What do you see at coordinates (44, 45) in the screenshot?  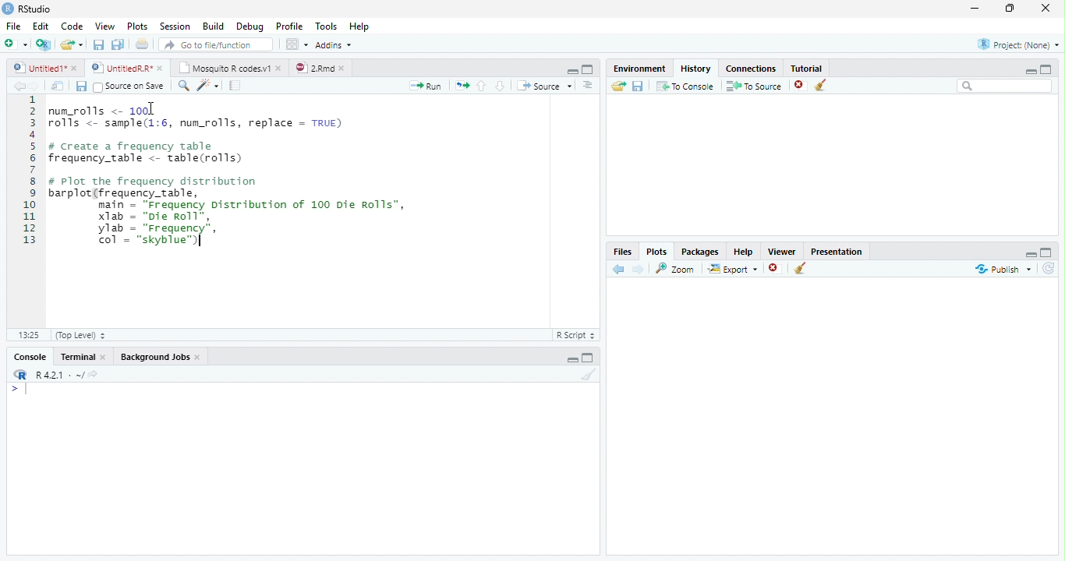 I see `Create Project` at bounding box center [44, 45].